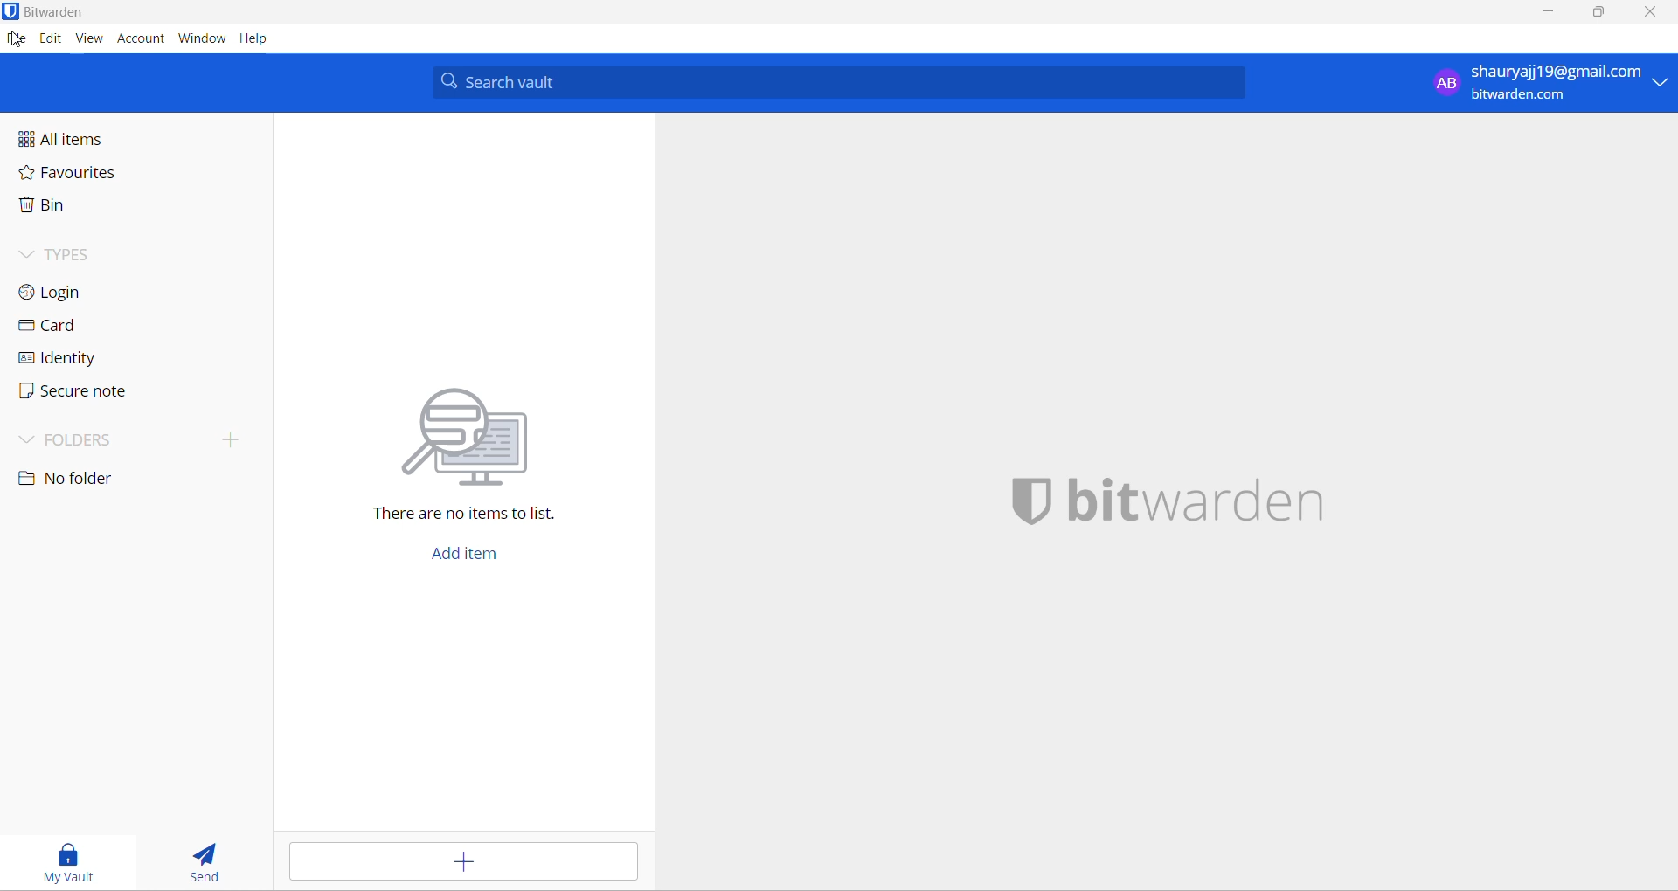 Image resolution: width=1678 pixels, height=891 pixels. I want to click on file, so click(15, 41).